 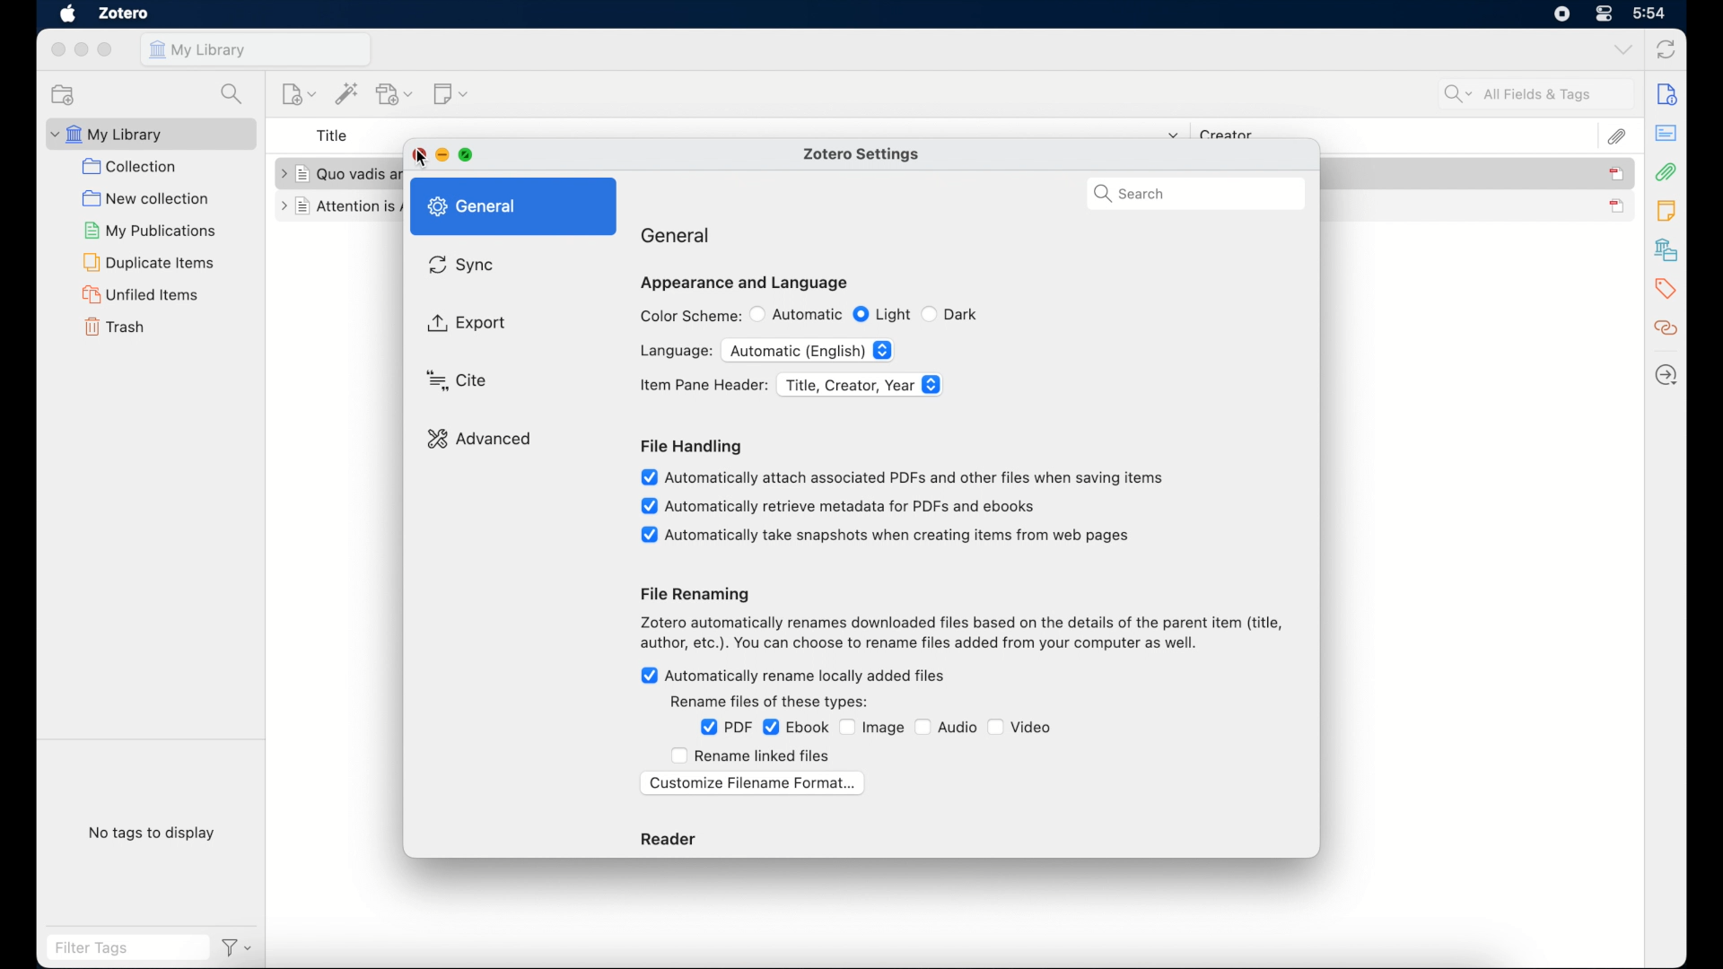 I want to click on journal unselected, so click(x=1616, y=206).